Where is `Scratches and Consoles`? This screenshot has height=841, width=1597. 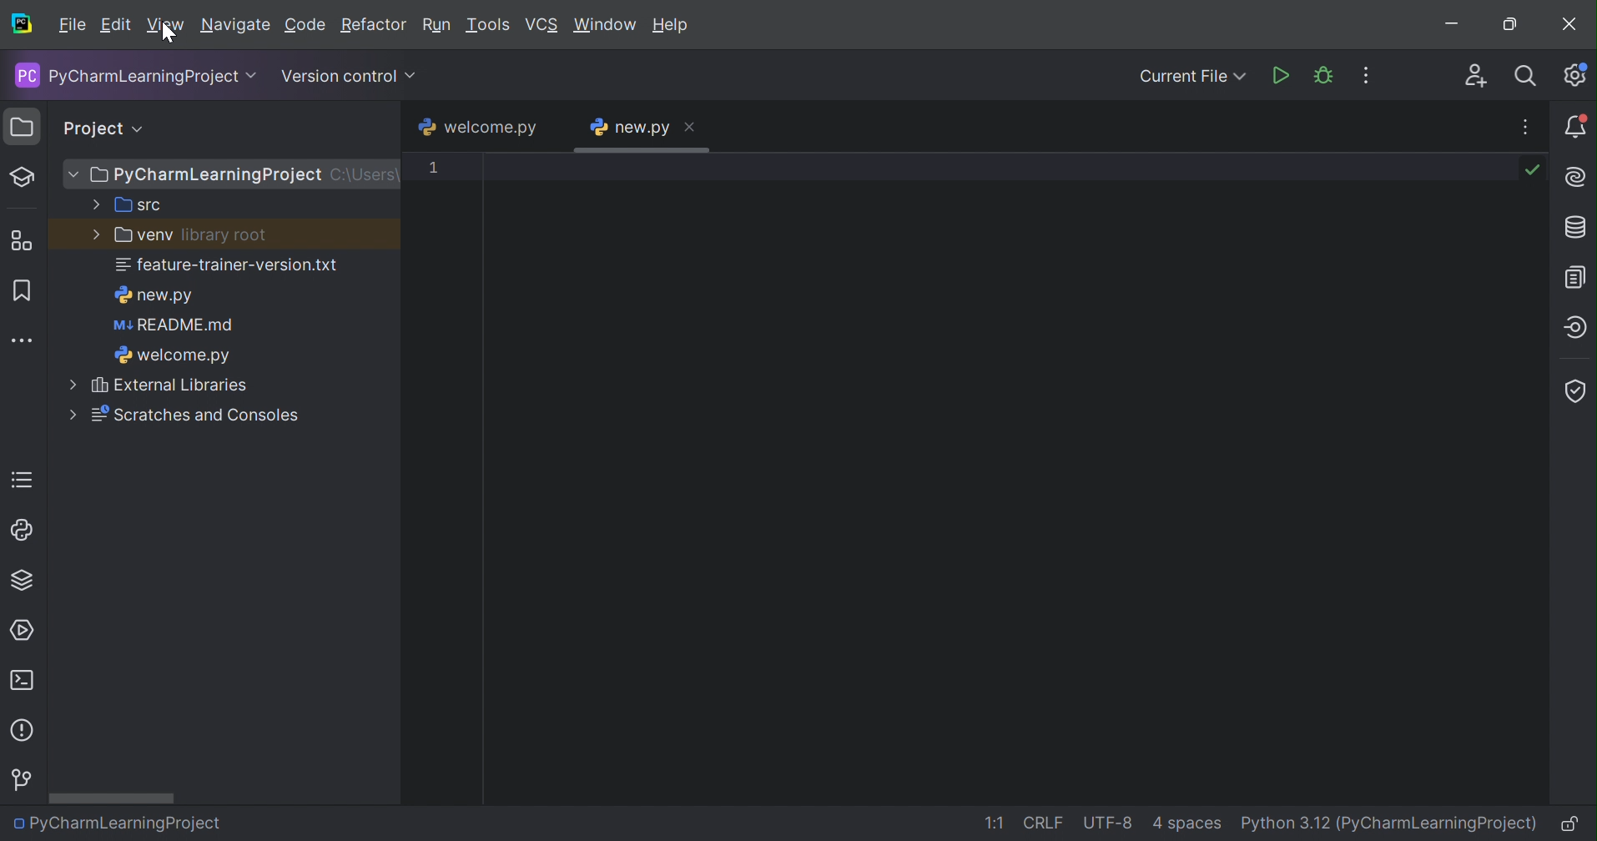 Scratches and Consoles is located at coordinates (178, 415).